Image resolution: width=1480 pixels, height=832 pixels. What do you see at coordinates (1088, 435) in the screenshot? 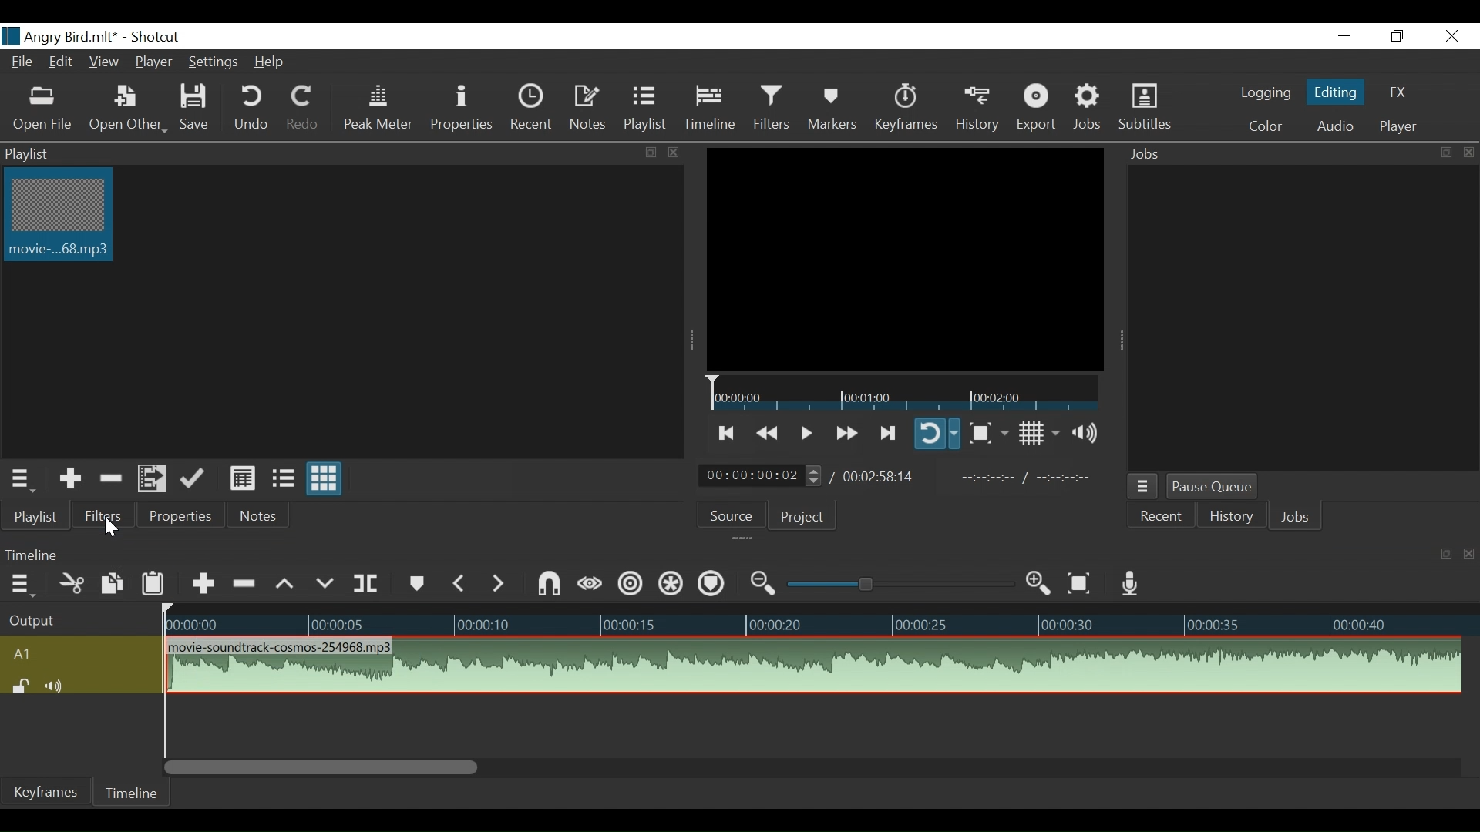
I see `Show volume control` at bounding box center [1088, 435].